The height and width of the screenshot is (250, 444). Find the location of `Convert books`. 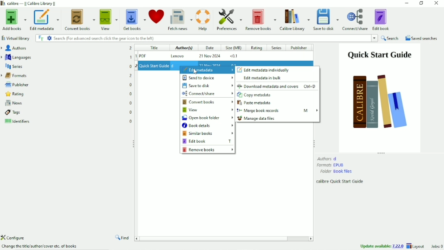

Convert books is located at coordinates (208, 102).